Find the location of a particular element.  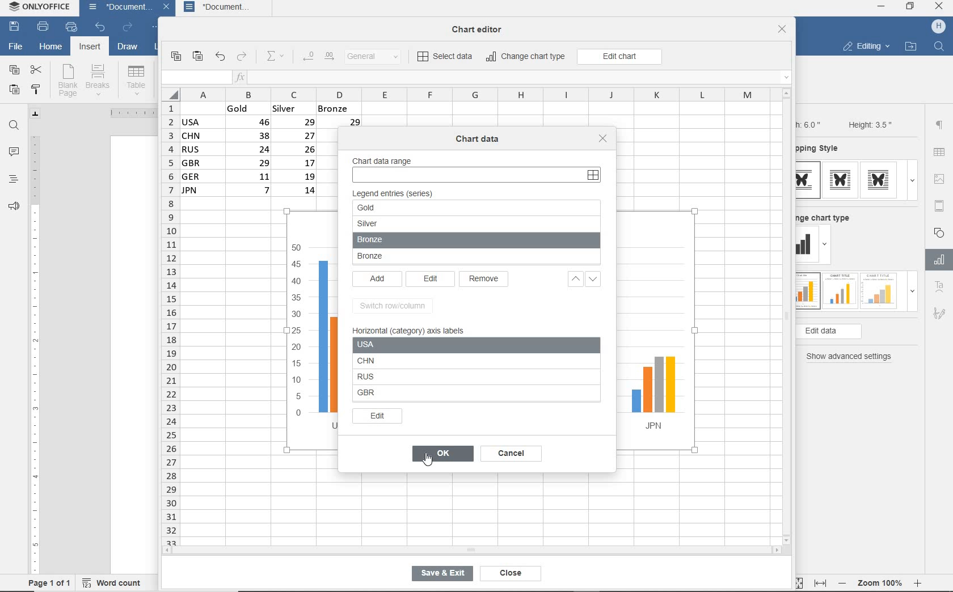

gold is located at coordinates (406, 208).